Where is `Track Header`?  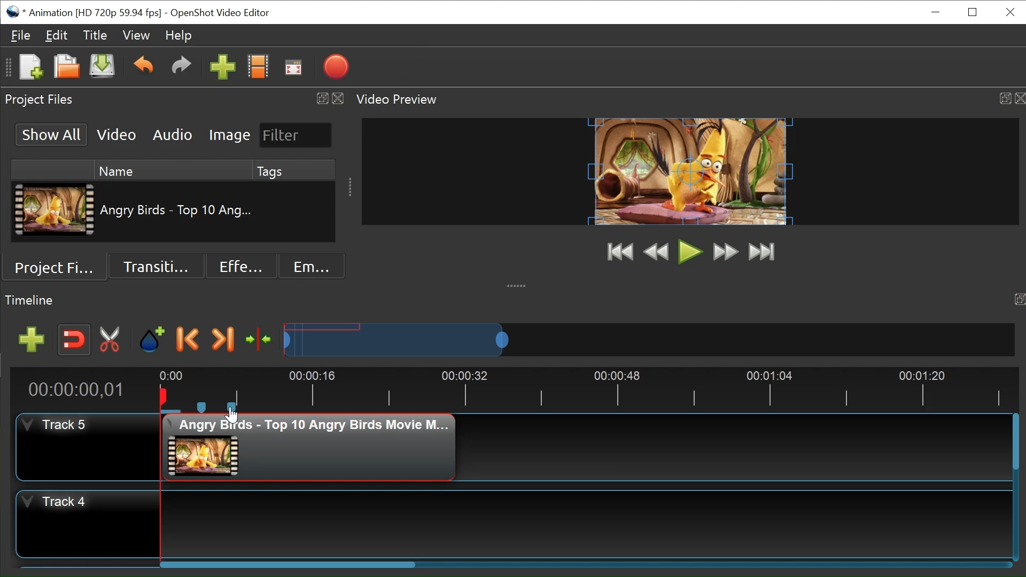
Track Header is located at coordinates (89, 446).